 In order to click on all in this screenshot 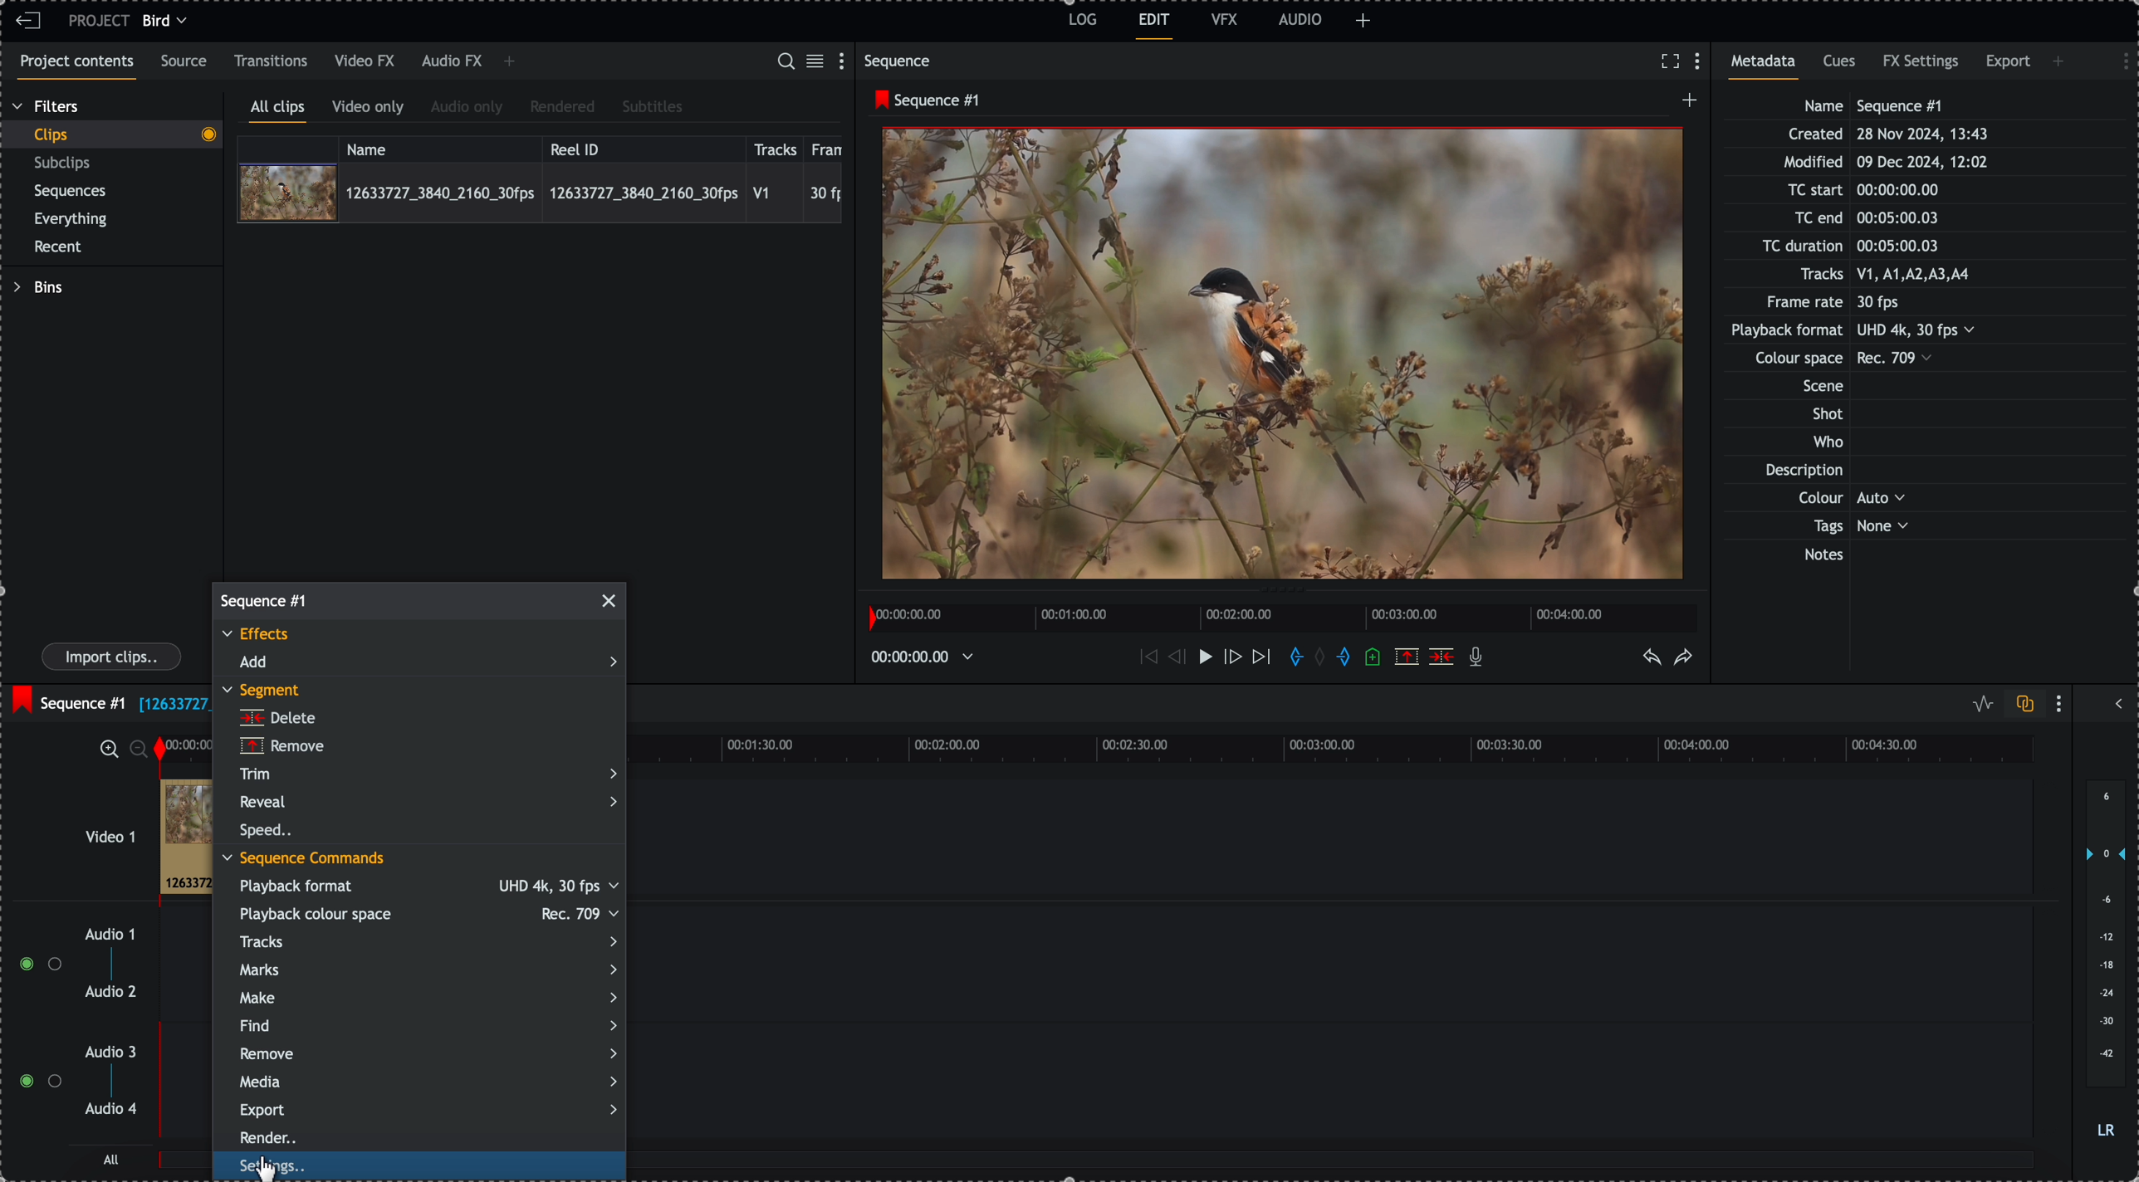, I will do `click(182, 1165)`.